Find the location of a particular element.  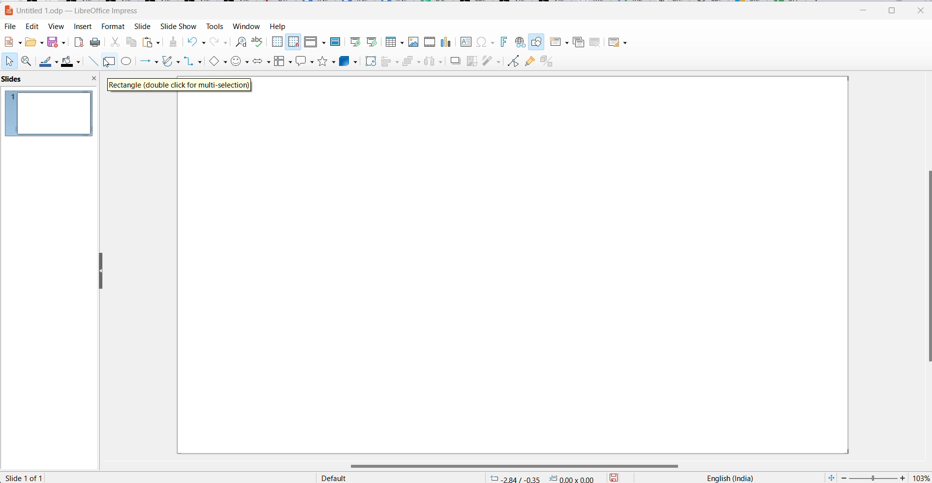

cut is located at coordinates (115, 44).